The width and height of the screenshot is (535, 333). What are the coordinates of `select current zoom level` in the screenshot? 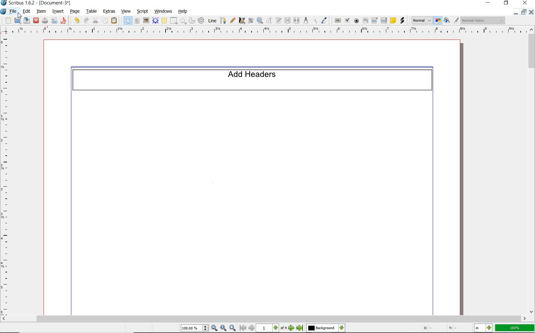 It's located at (195, 328).